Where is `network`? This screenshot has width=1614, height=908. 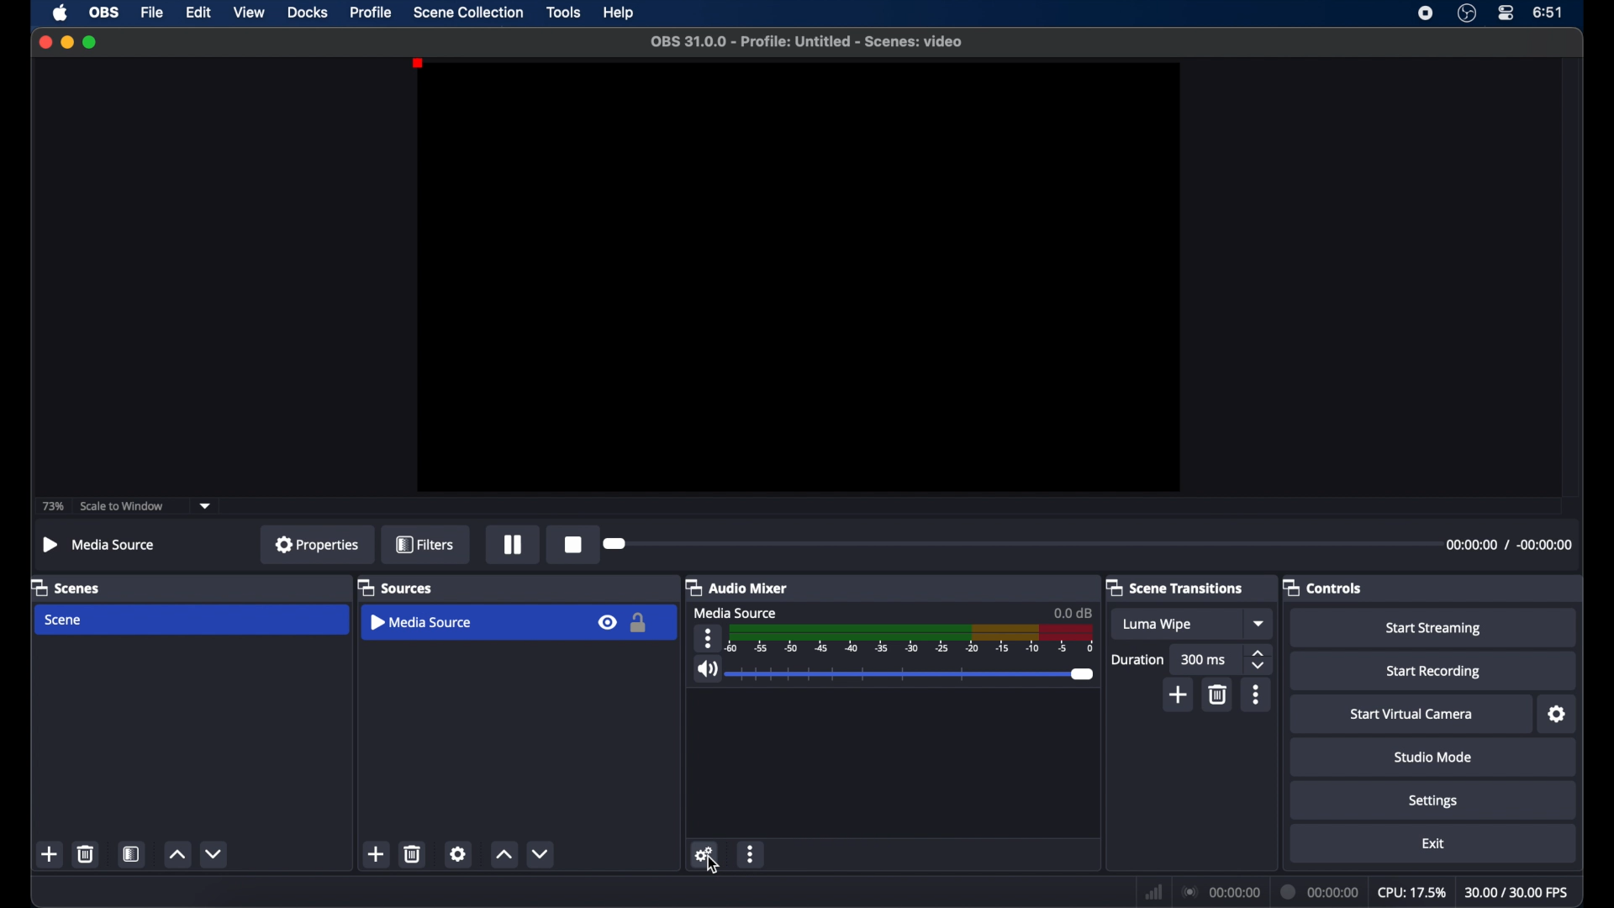
network is located at coordinates (1154, 891).